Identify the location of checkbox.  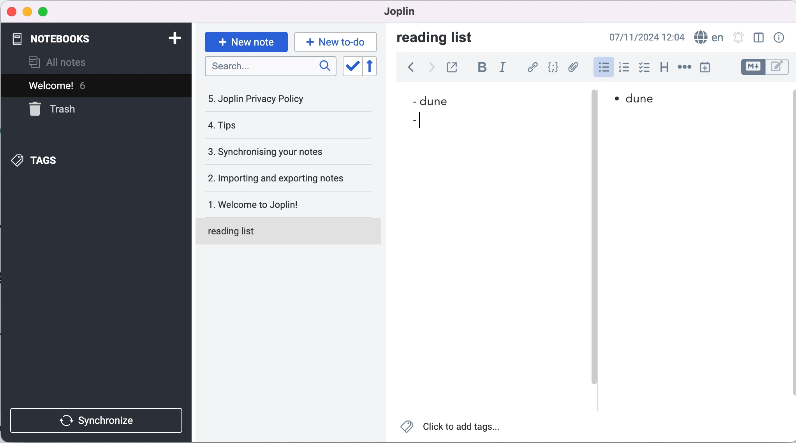
(645, 69).